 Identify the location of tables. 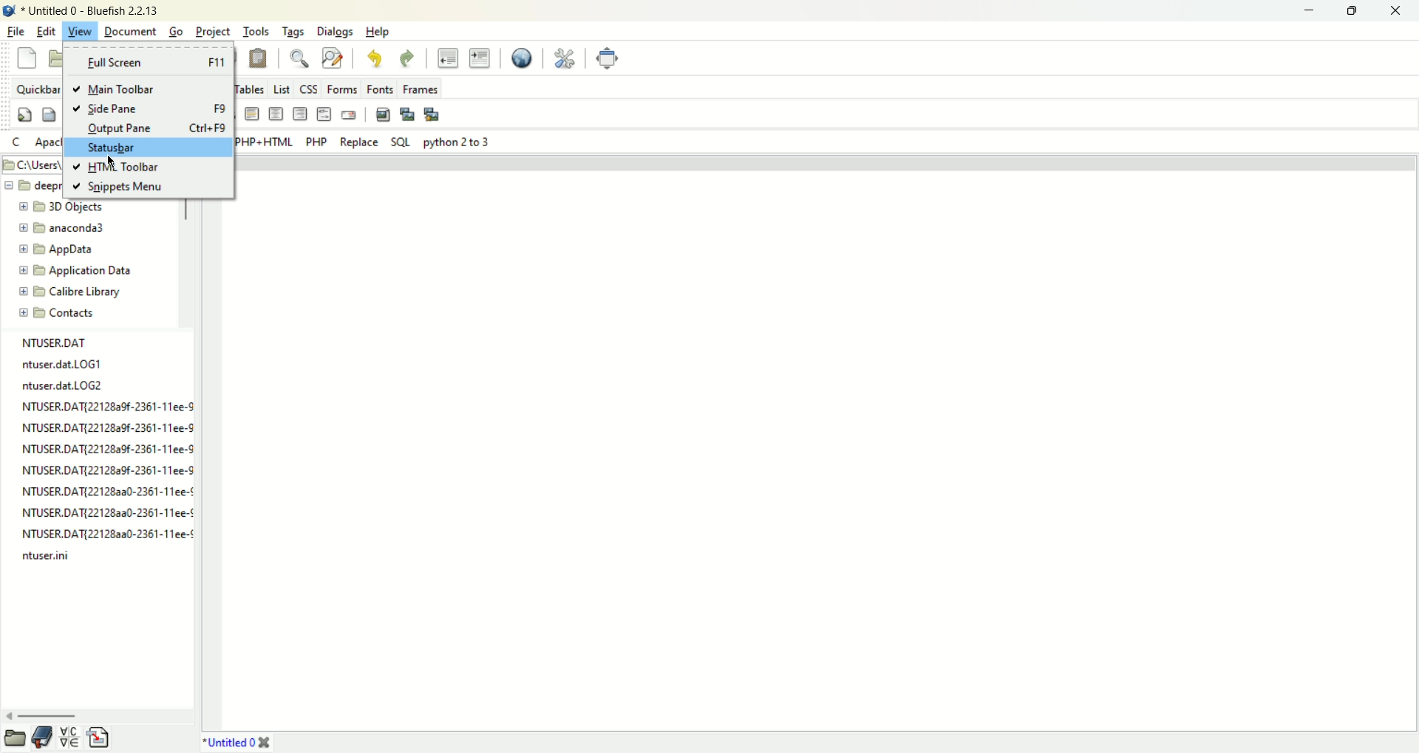
(250, 89).